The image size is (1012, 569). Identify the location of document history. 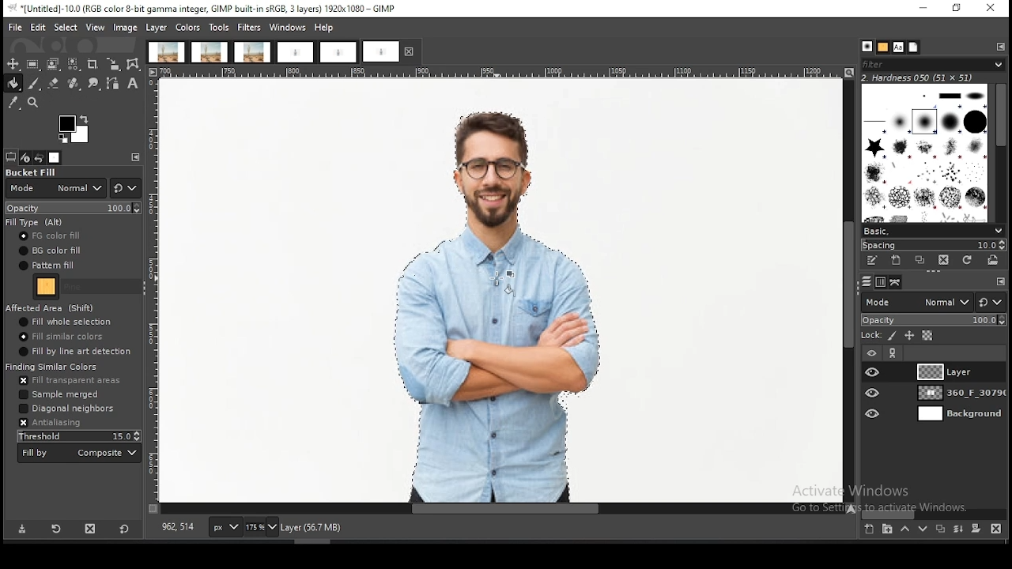
(914, 47).